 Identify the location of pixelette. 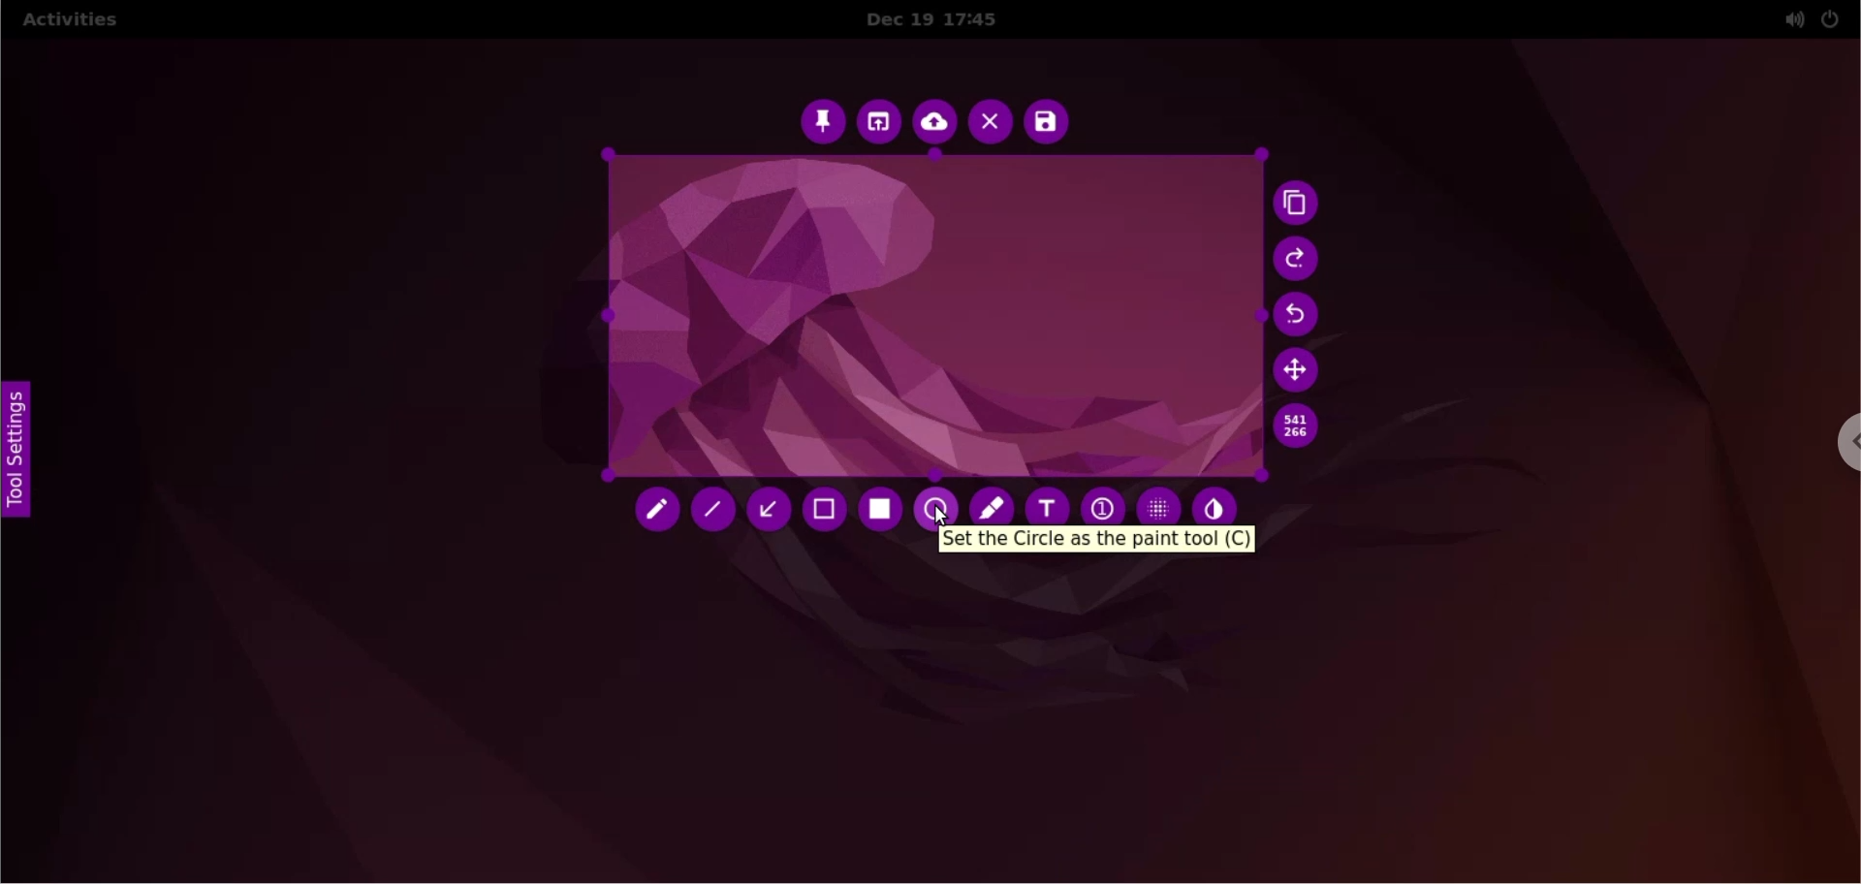
(1159, 501).